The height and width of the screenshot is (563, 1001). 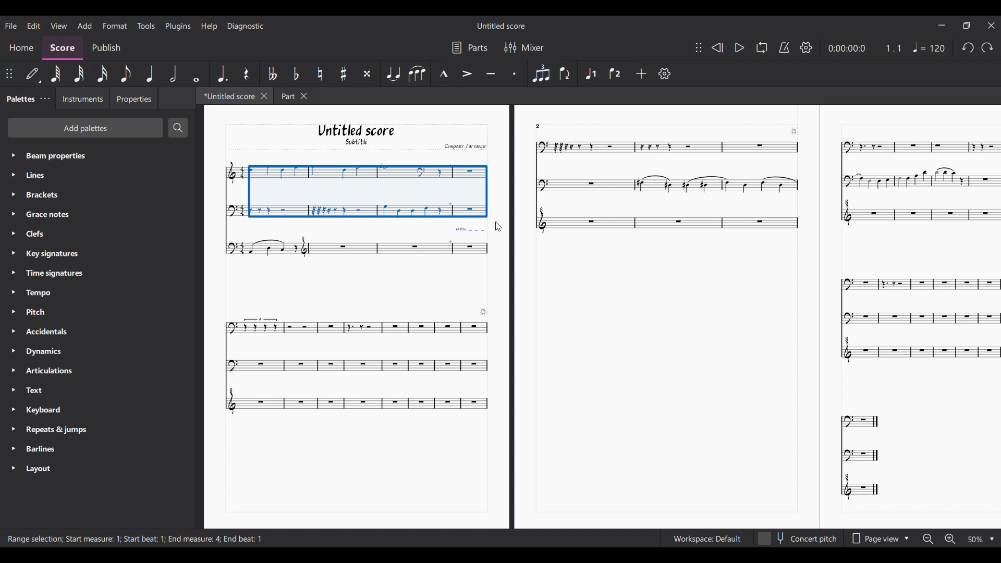 What do you see at coordinates (115, 26) in the screenshot?
I see `Format` at bounding box center [115, 26].